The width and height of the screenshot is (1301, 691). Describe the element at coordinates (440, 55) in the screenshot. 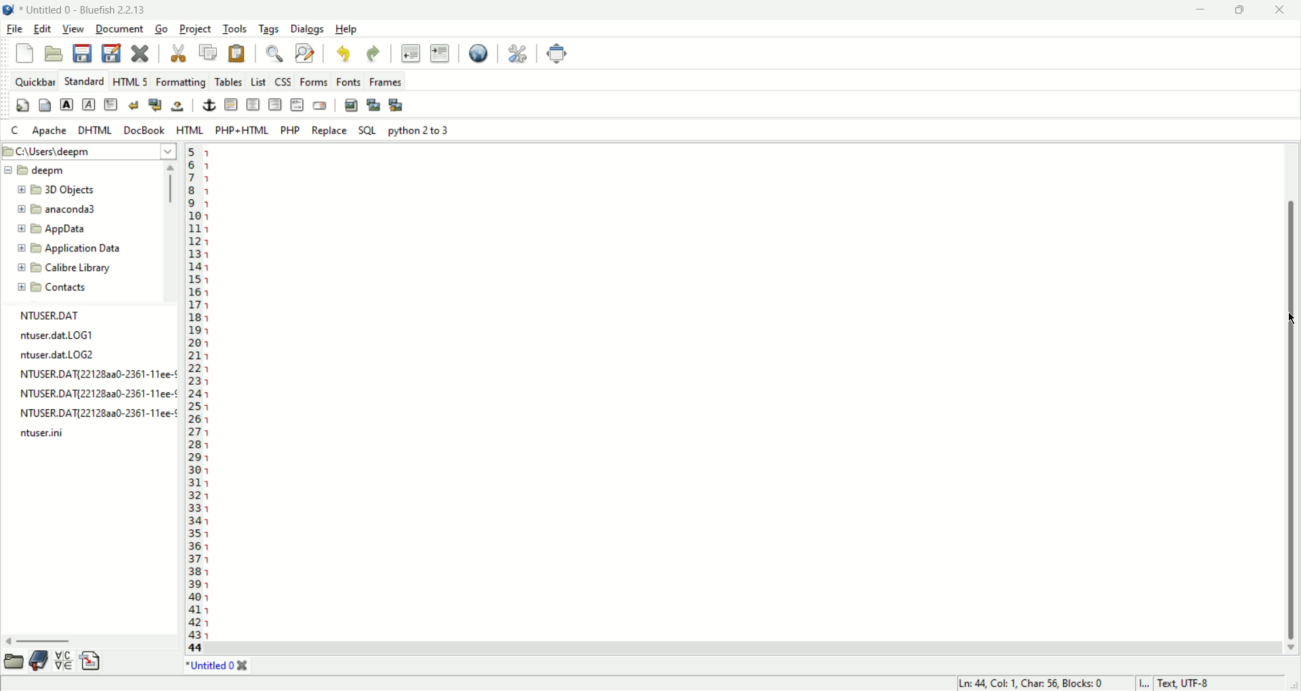

I see `indent` at that location.